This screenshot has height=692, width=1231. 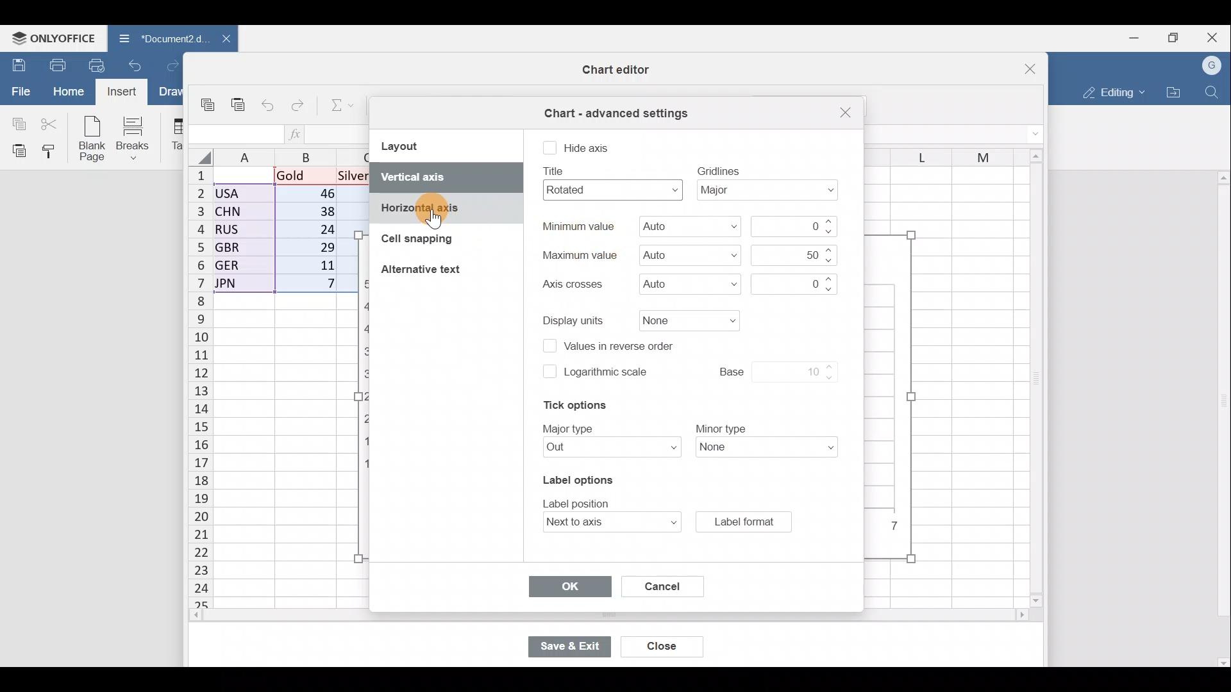 I want to click on Hide axis, so click(x=589, y=147).